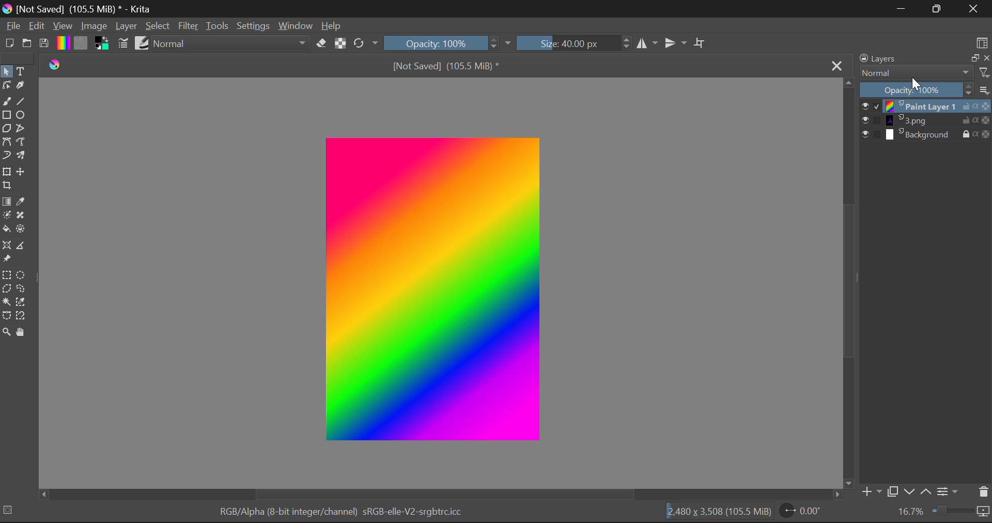  I want to click on Select, so click(6, 71).